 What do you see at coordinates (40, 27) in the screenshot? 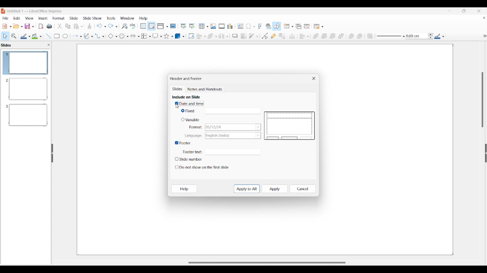
I see `File` at bounding box center [40, 27].